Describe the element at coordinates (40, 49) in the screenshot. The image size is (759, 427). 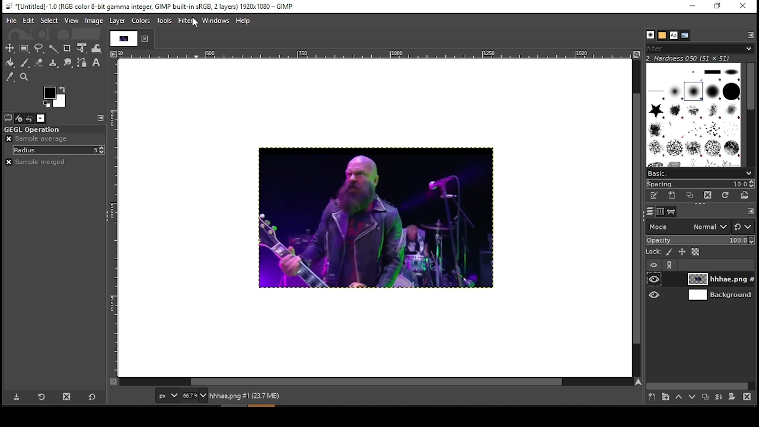
I see `free selection tool` at that location.